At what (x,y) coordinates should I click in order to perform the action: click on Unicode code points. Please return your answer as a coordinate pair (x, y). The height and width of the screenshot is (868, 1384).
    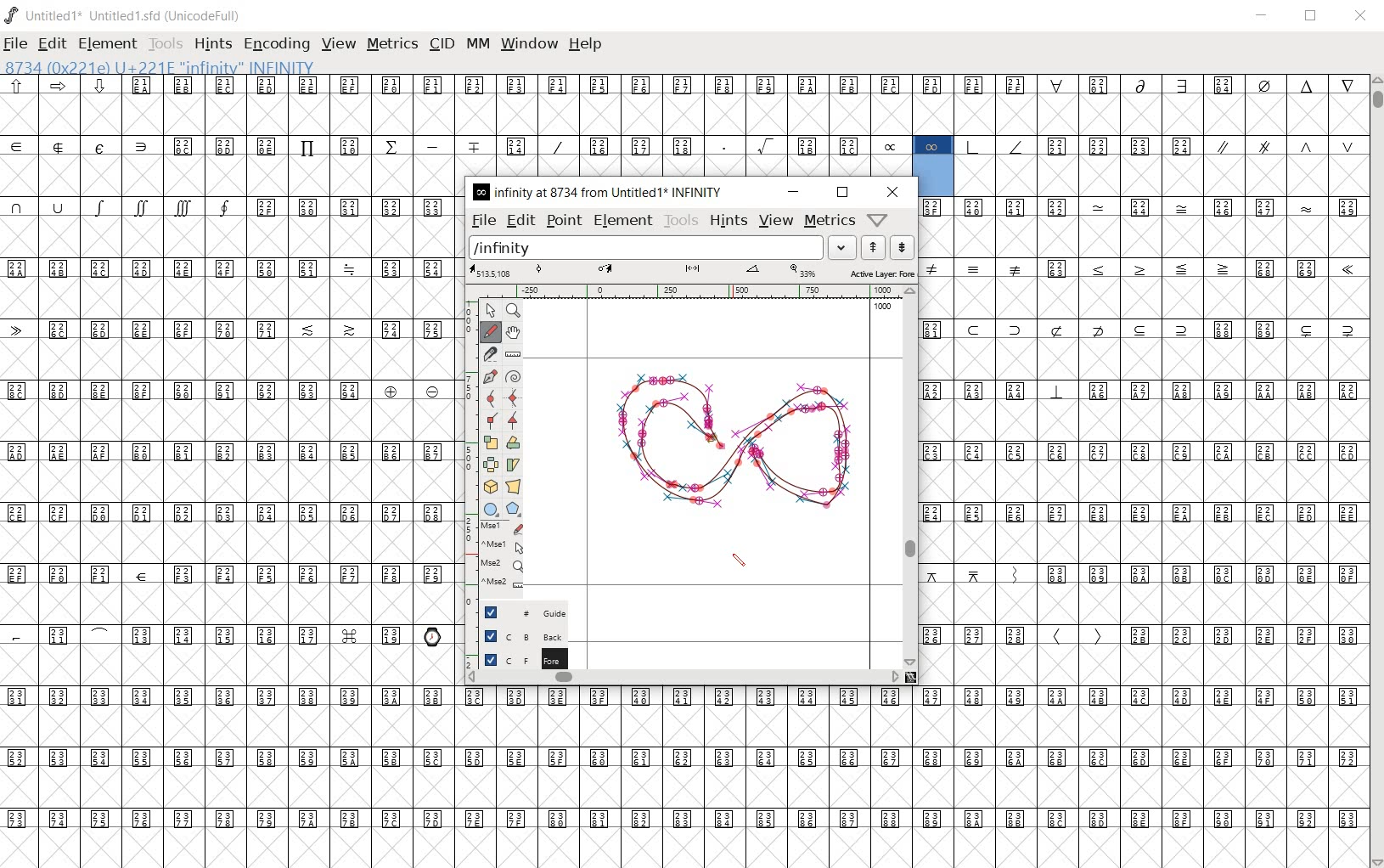
    Looking at the image, I should click on (231, 452).